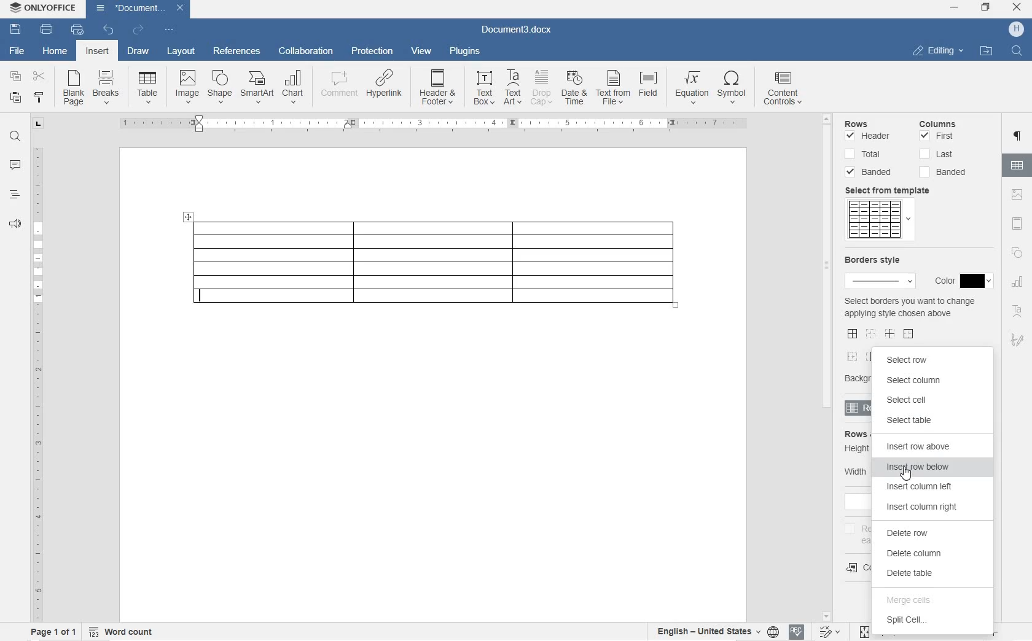 The width and height of the screenshot is (1032, 641). What do you see at coordinates (484, 90) in the screenshot?
I see `TEXT BOX` at bounding box center [484, 90].